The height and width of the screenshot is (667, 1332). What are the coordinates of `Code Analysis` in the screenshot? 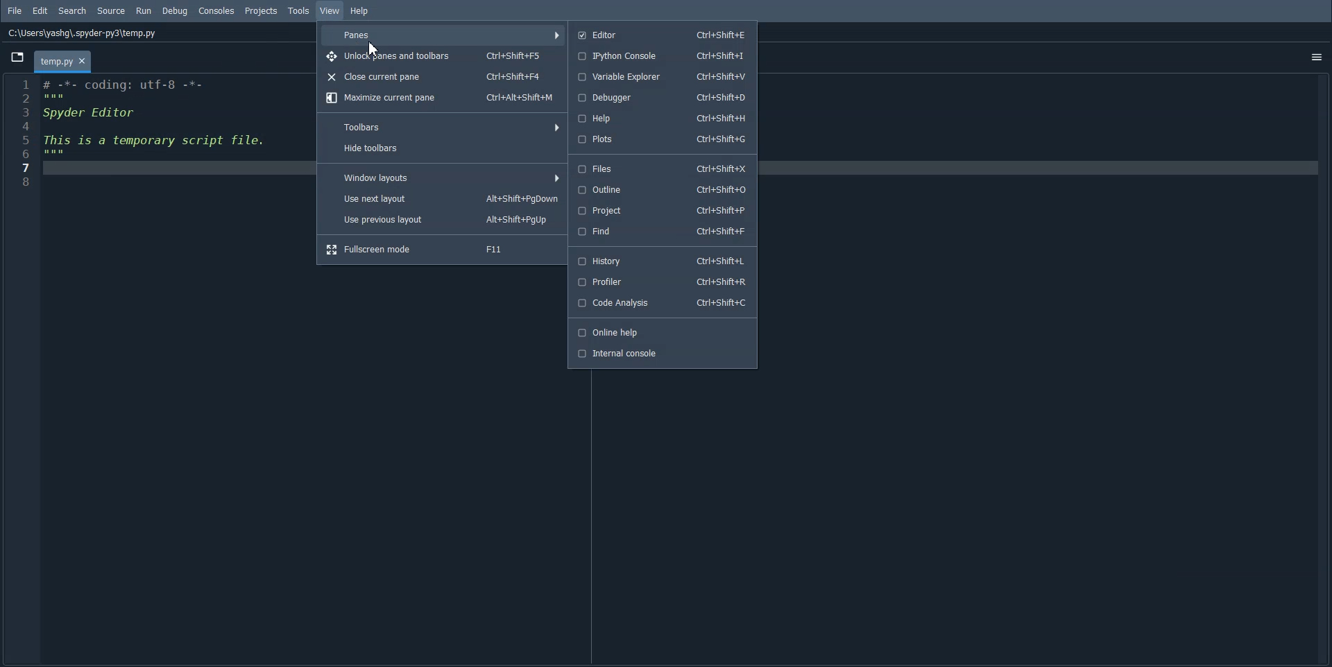 It's located at (664, 304).